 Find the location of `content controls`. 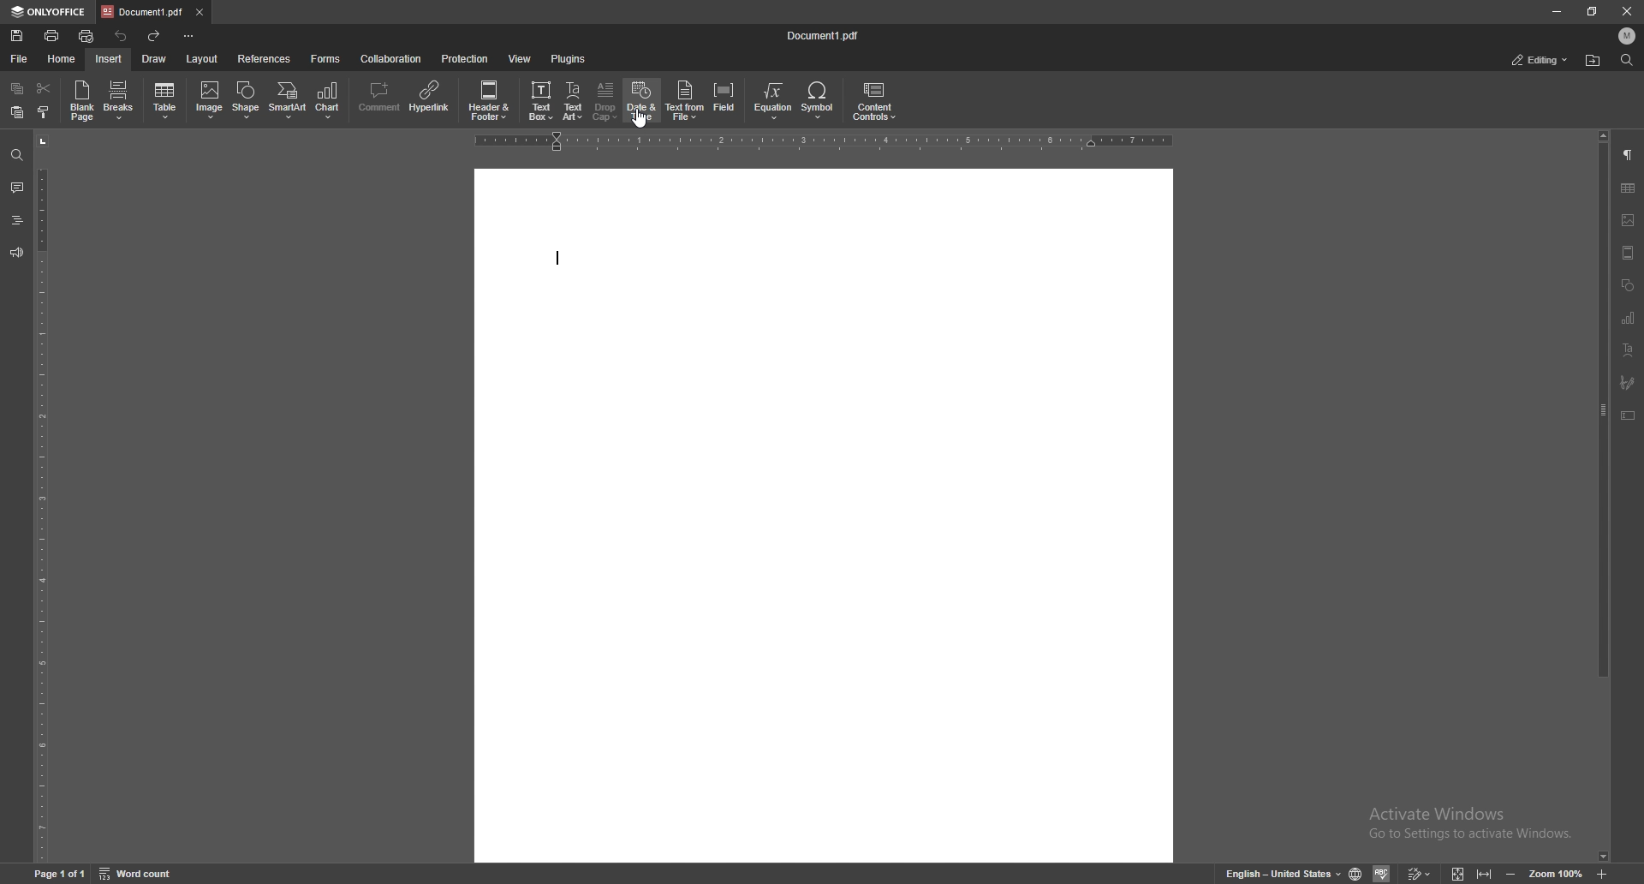

content controls is located at coordinates (874, 101).